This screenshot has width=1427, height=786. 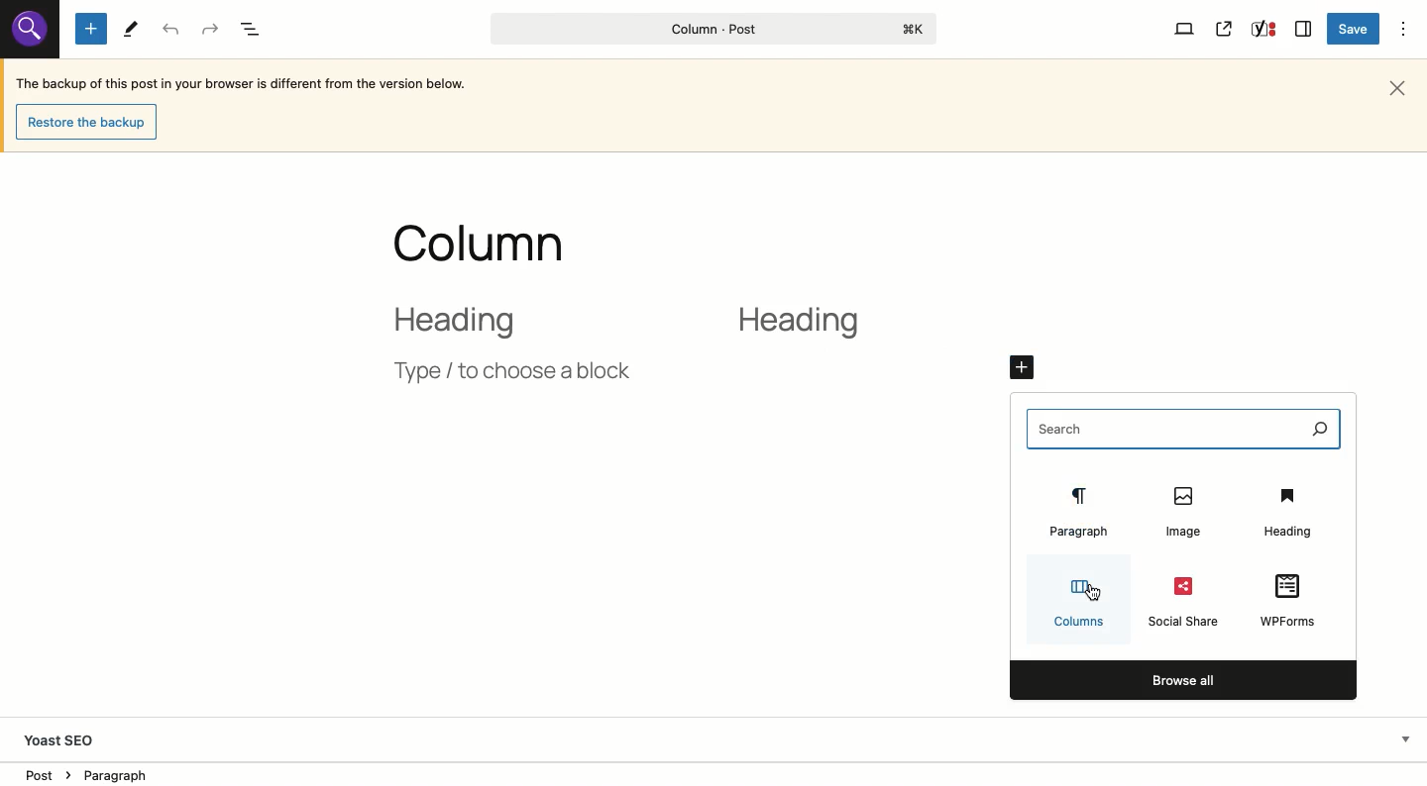 What do you see at coordinates (1304, 27) in the screenshot?
I see `Sidebar` at bounding box center [1304, 27].